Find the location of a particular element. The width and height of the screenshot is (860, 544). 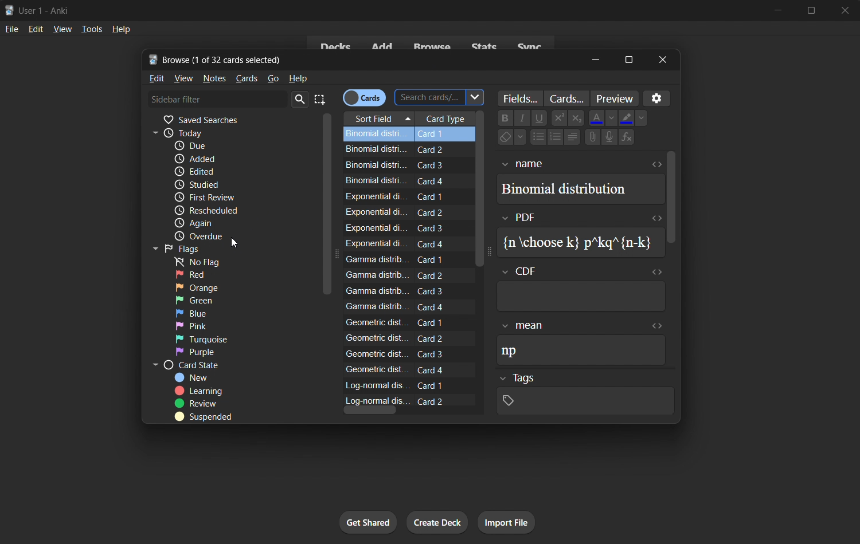

overdue is located at coordinates (227, 235).